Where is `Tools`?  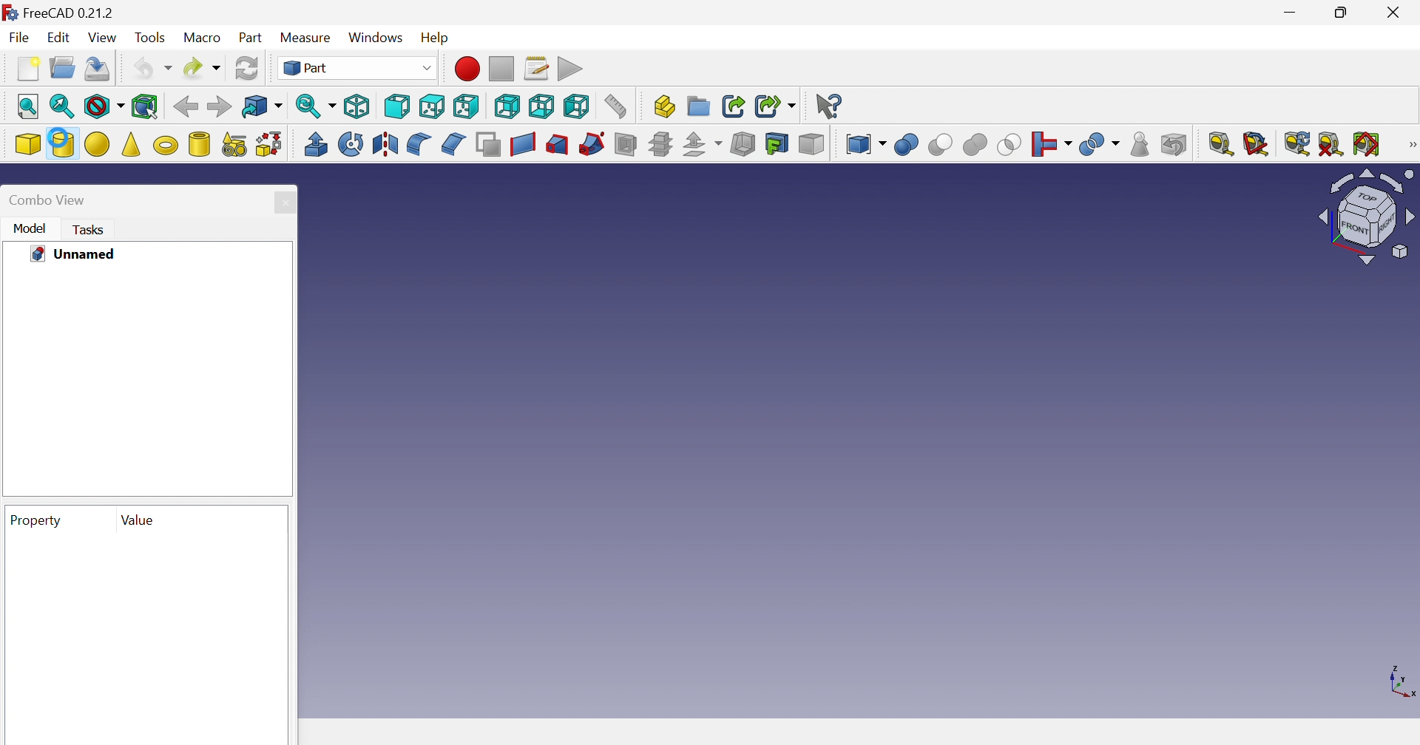 Tools is located at coordinates (151, 36).